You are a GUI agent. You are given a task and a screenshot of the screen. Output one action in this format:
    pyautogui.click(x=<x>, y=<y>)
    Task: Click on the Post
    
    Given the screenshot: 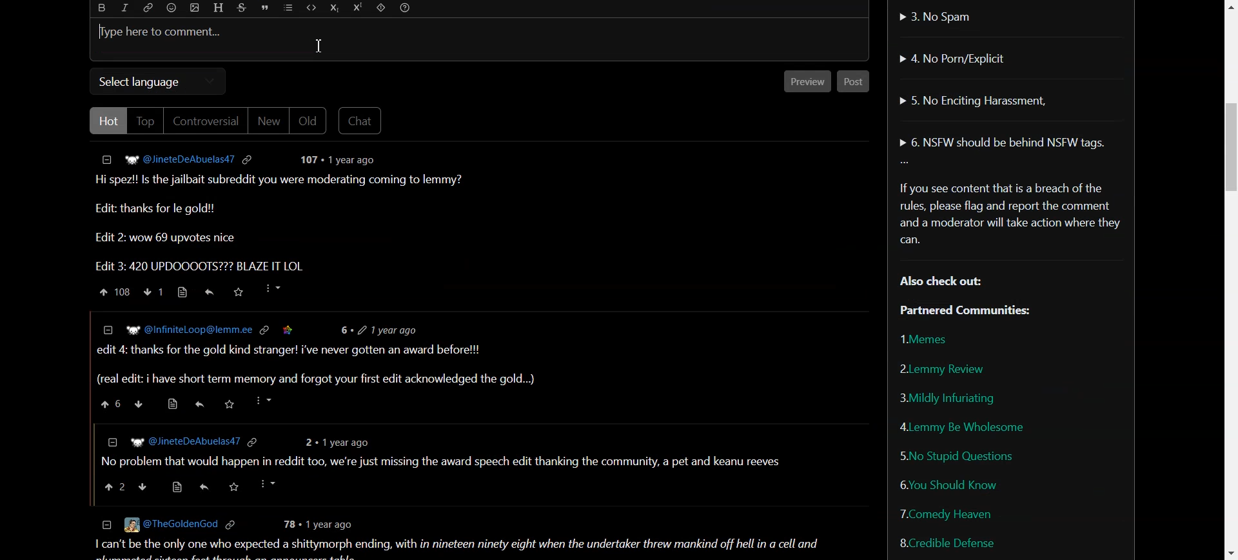 What is the action you would take?
    pyautogui.click(x=466, y=352)
    